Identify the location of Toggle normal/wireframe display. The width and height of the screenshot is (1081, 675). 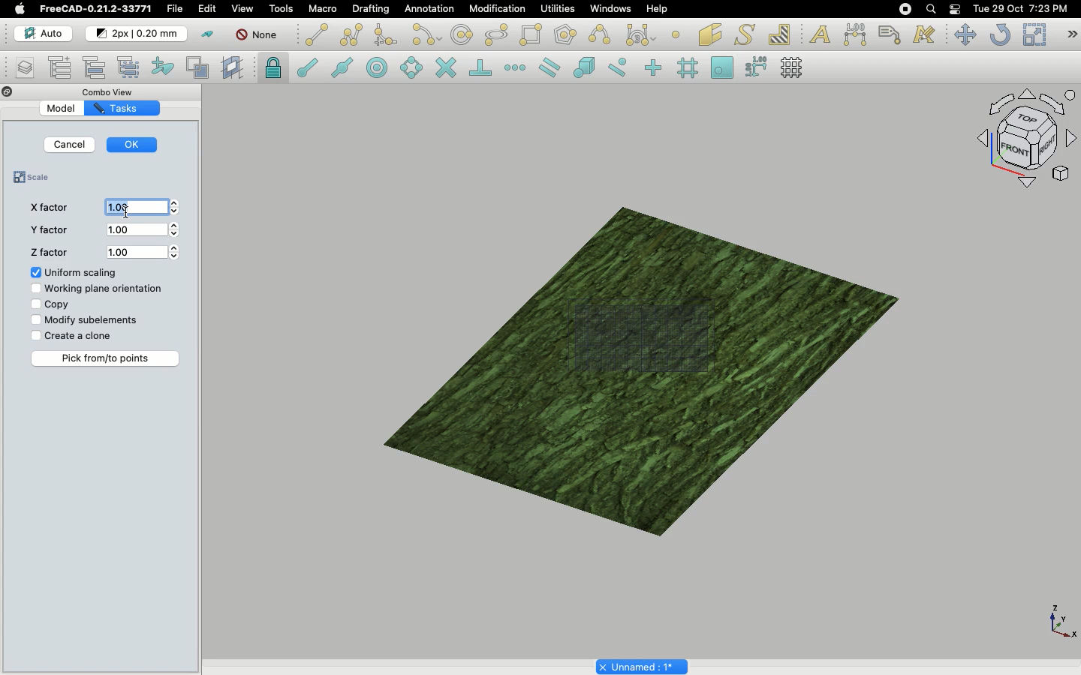
(198, 67).